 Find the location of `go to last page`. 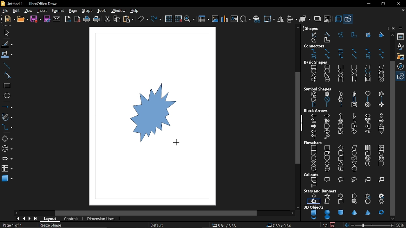

go to last page is located at coordinates (36, 219).